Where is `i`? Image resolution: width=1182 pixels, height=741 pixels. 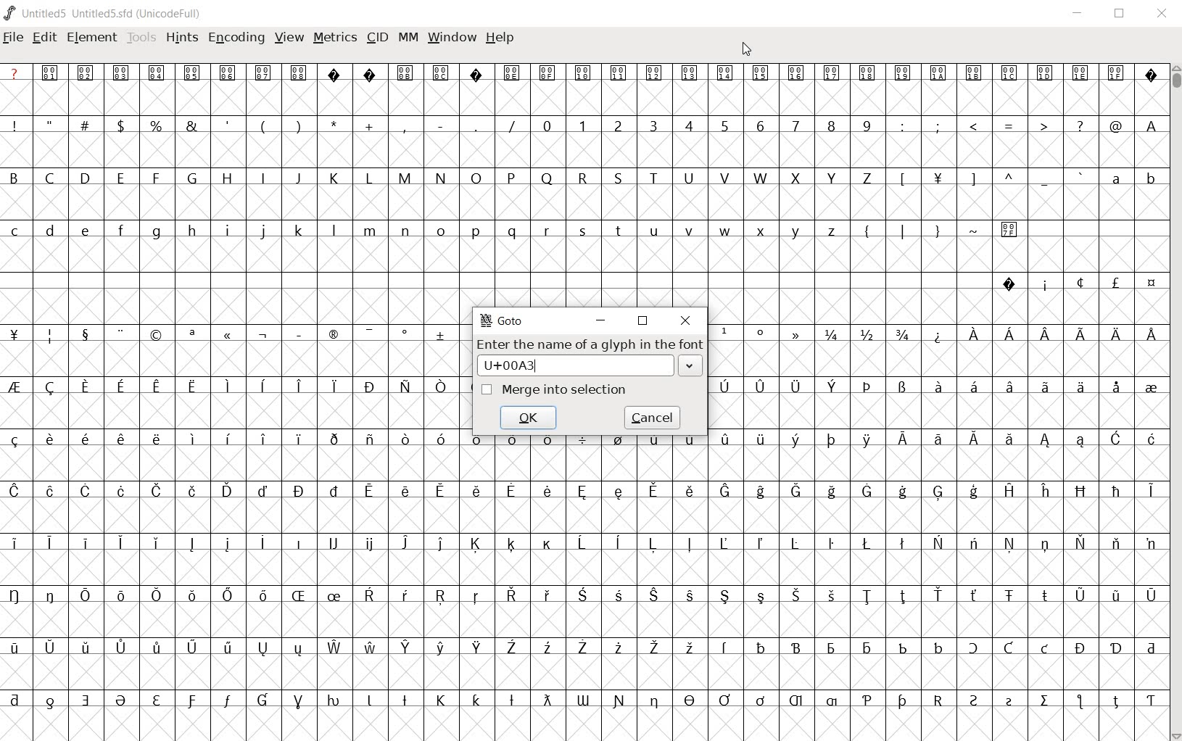 i is located at coordinates (227, 231).